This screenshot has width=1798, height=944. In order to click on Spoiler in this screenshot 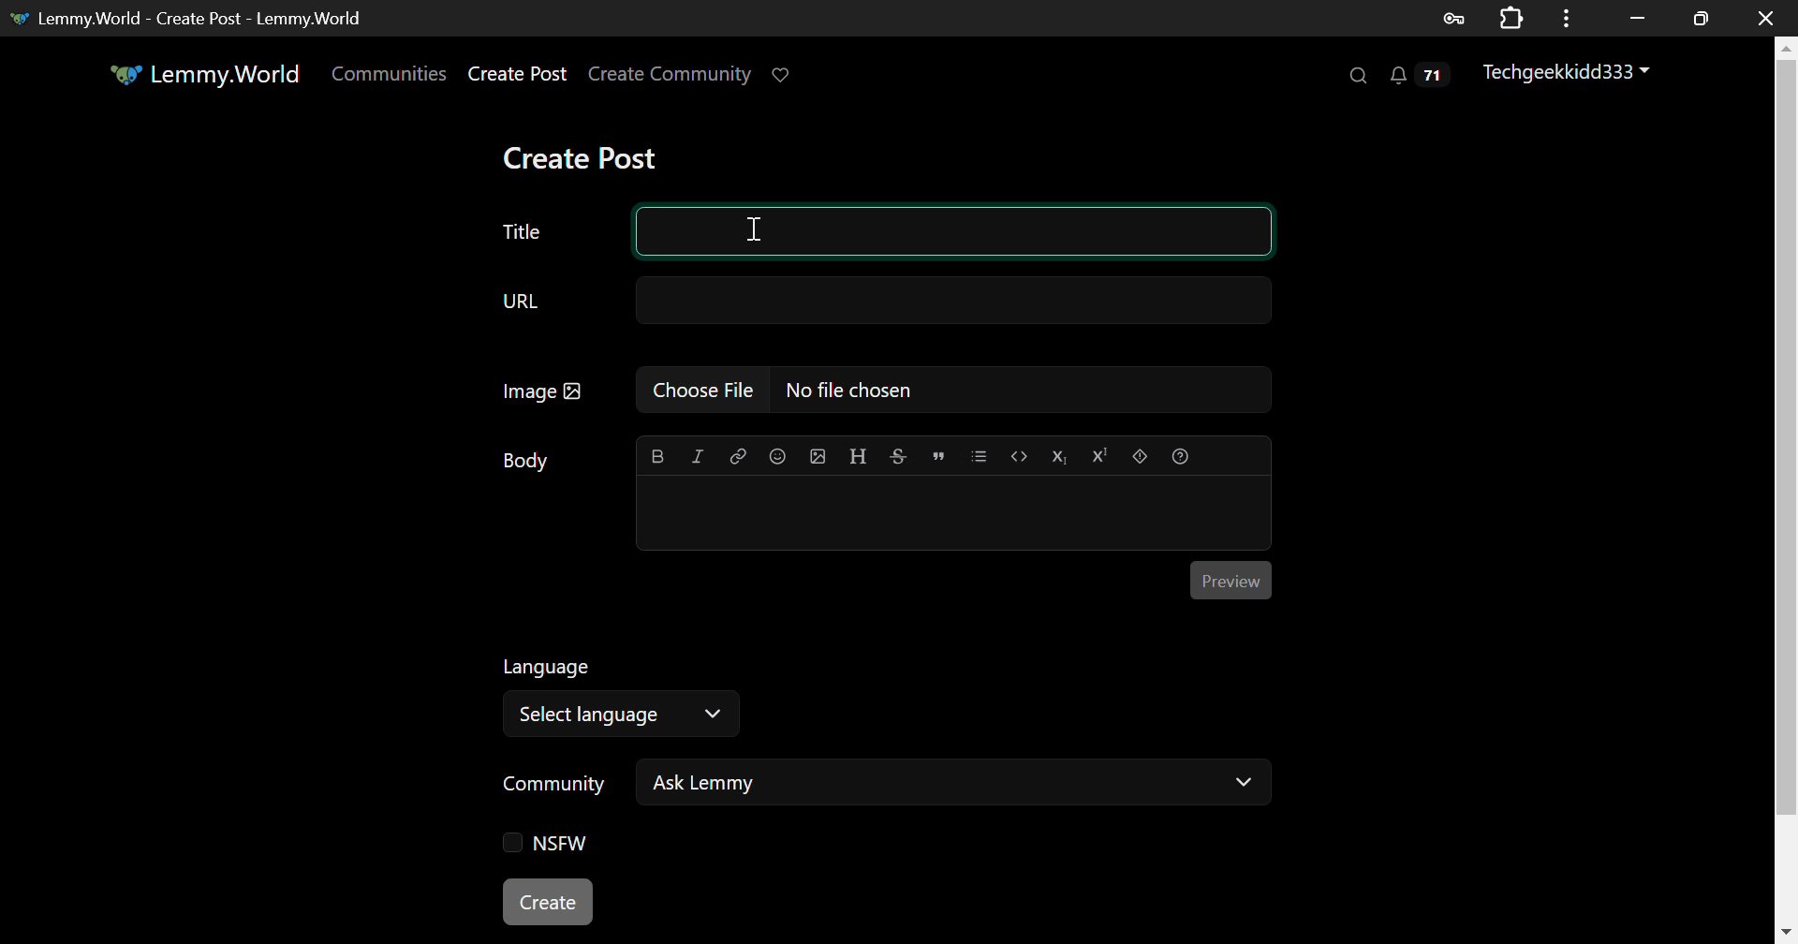, I will do `click(1141, 457)`.